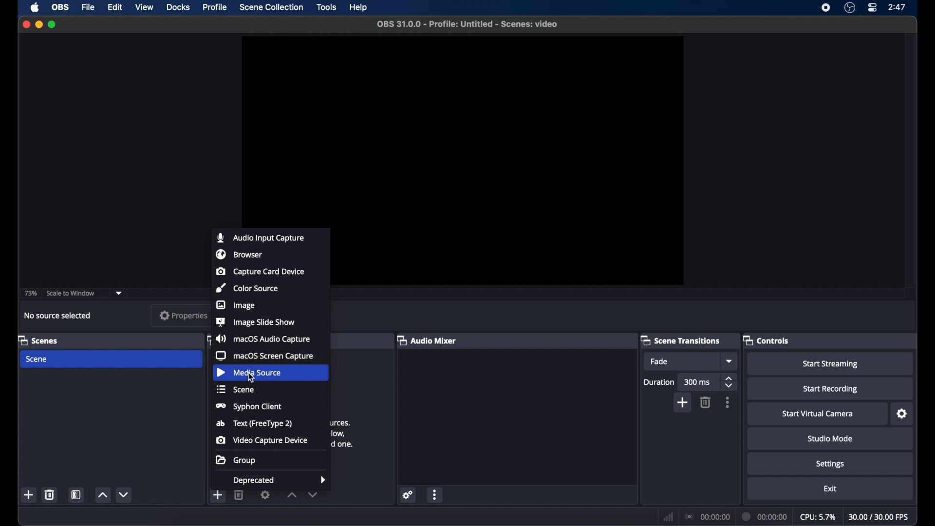  What do you see at coordinates (257, 322) in the screenshot?
I see `image slide show` at bounding box center [257, 322].